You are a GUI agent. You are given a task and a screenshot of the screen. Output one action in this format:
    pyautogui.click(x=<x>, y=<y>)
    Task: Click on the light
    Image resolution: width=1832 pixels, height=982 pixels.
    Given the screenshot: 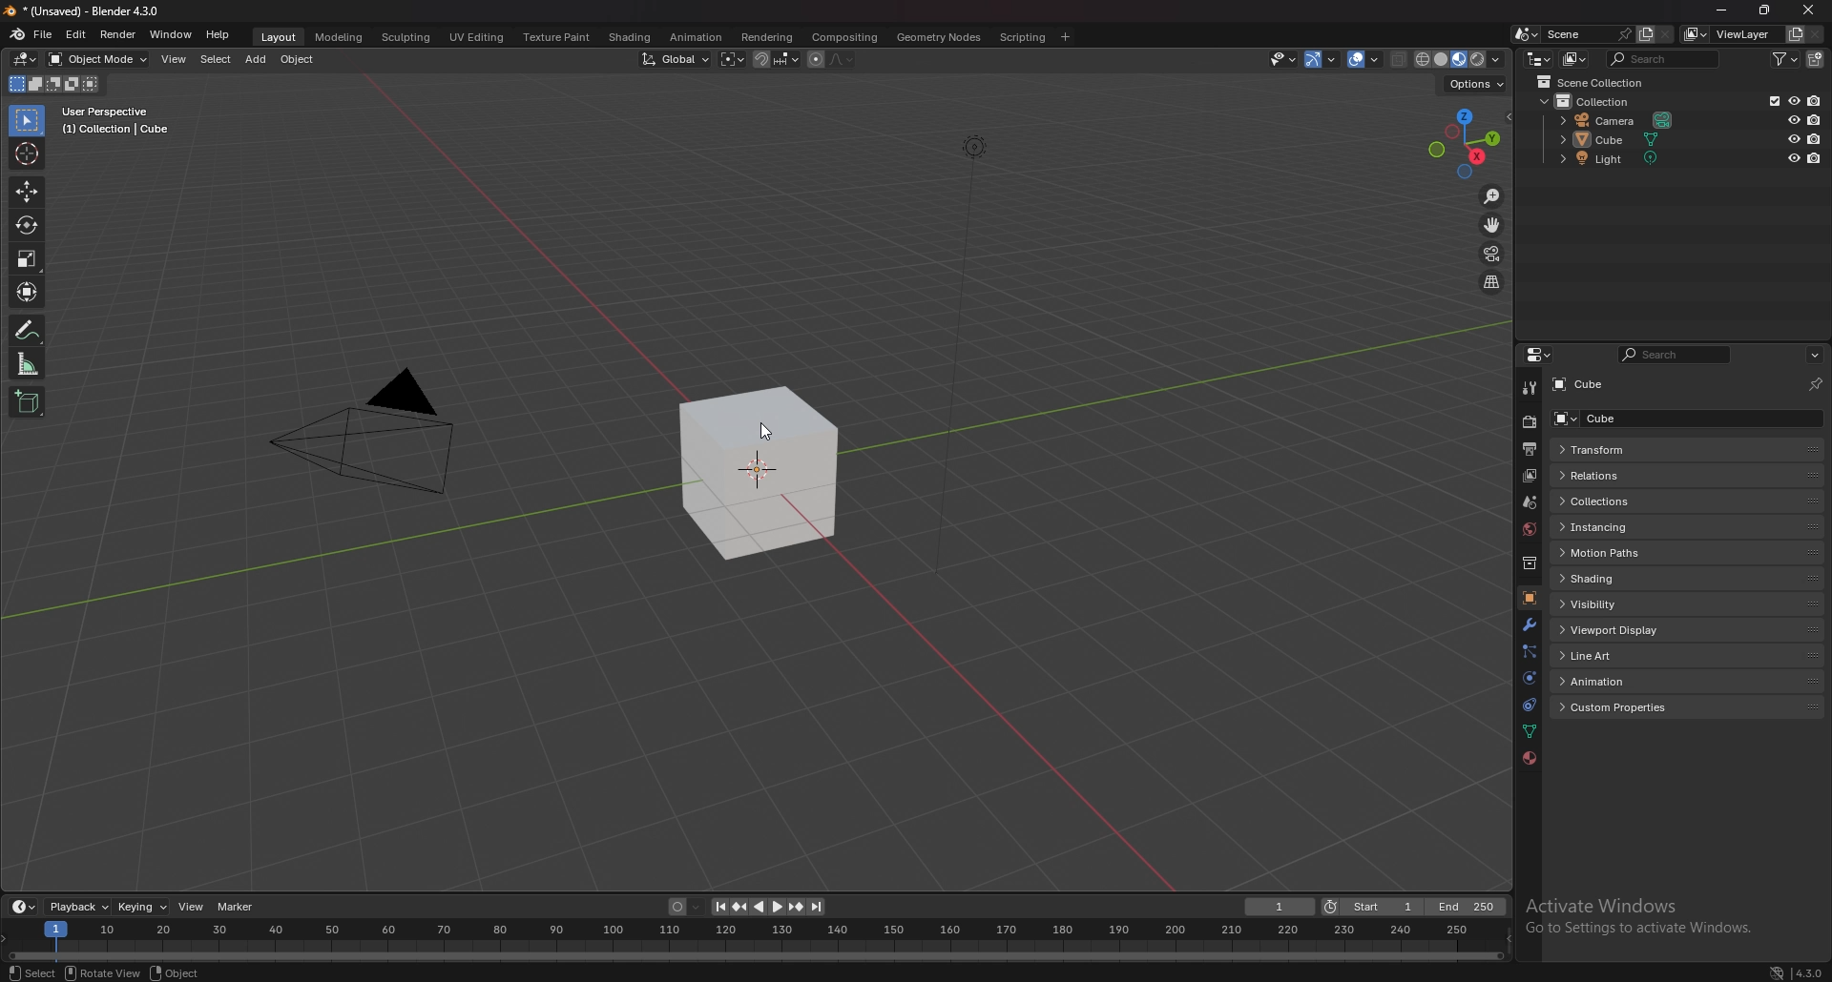 What is the action you would take?
    pyautogui.click(x=1617, y=158)
    